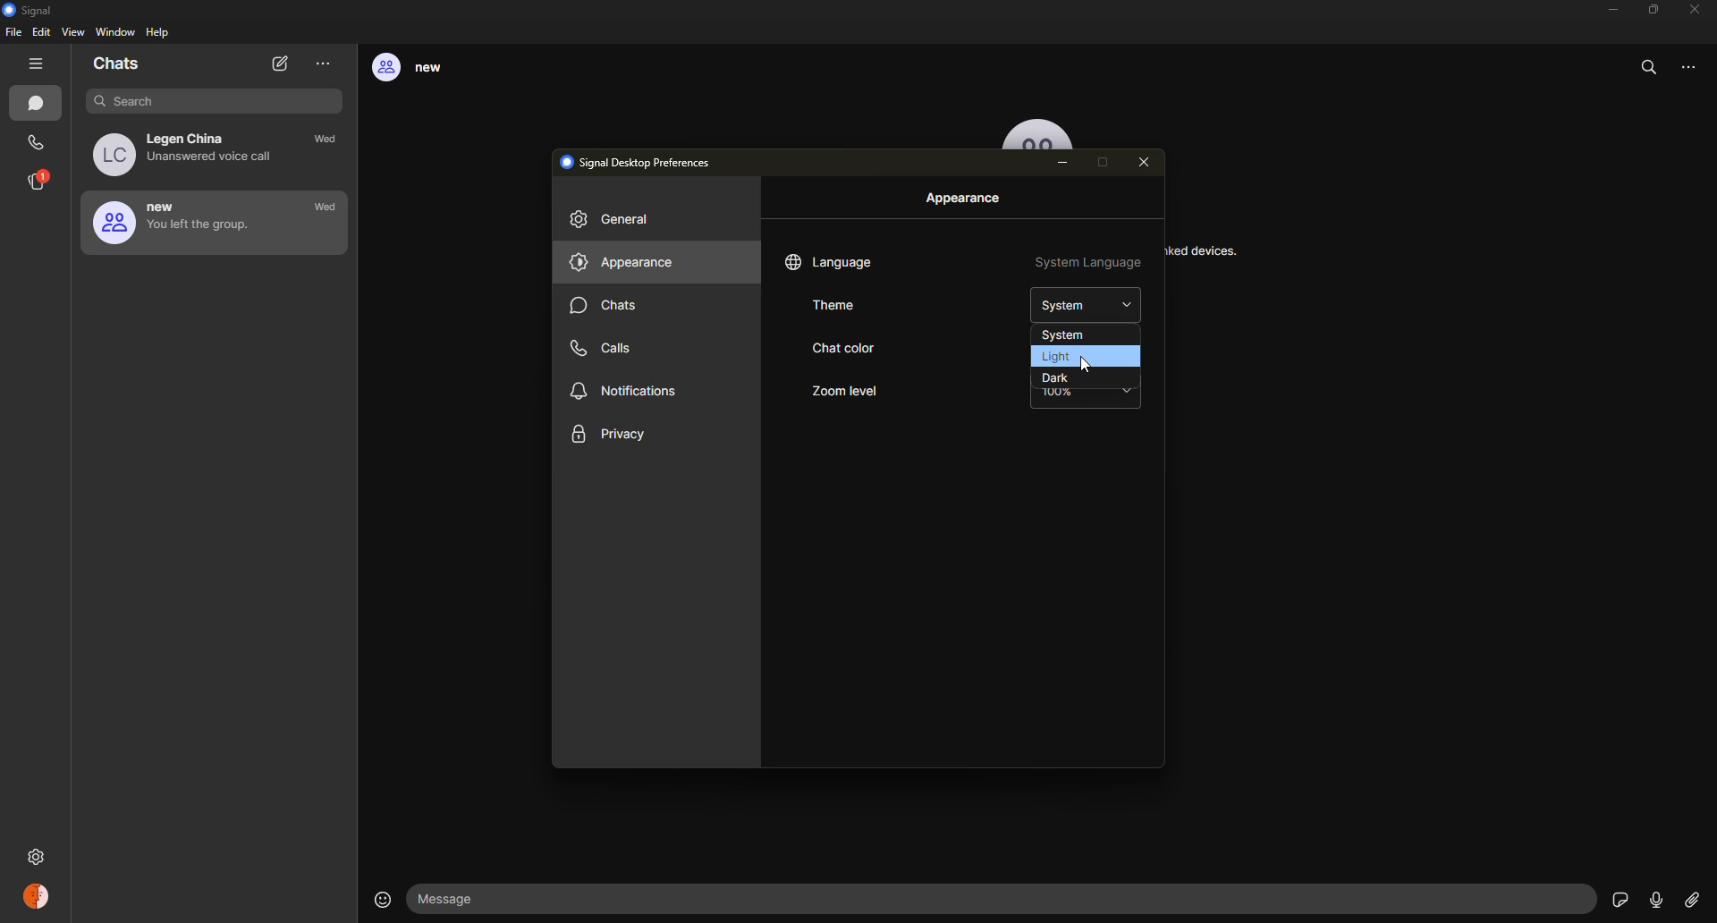  Describe the element at coordinates (38, 143) in the screenshot. I see `calls` at that location.